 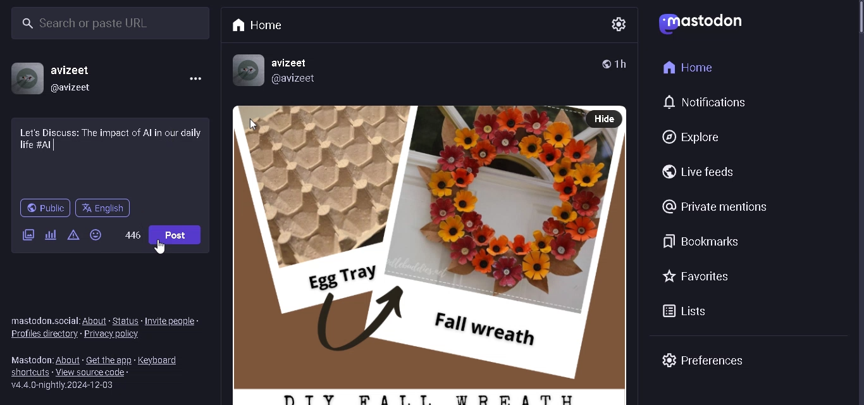 I want to click on HIDE, so click(x=602, y=120).